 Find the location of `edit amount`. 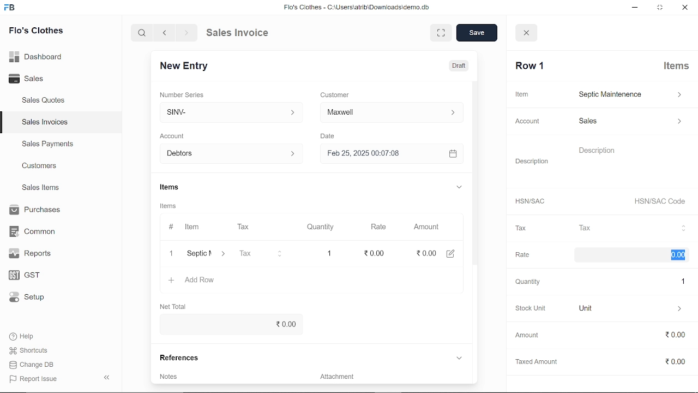

edit amount is located at coordinates (450, 254).